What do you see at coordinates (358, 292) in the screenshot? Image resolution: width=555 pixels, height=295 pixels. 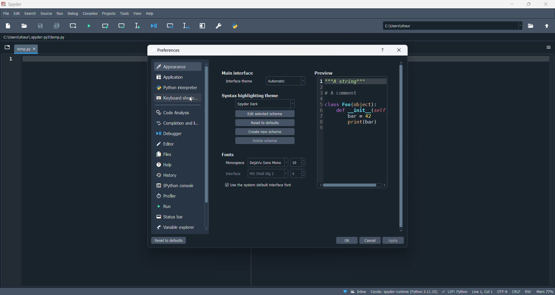 I see `inline` at bounding box center [358, 292].